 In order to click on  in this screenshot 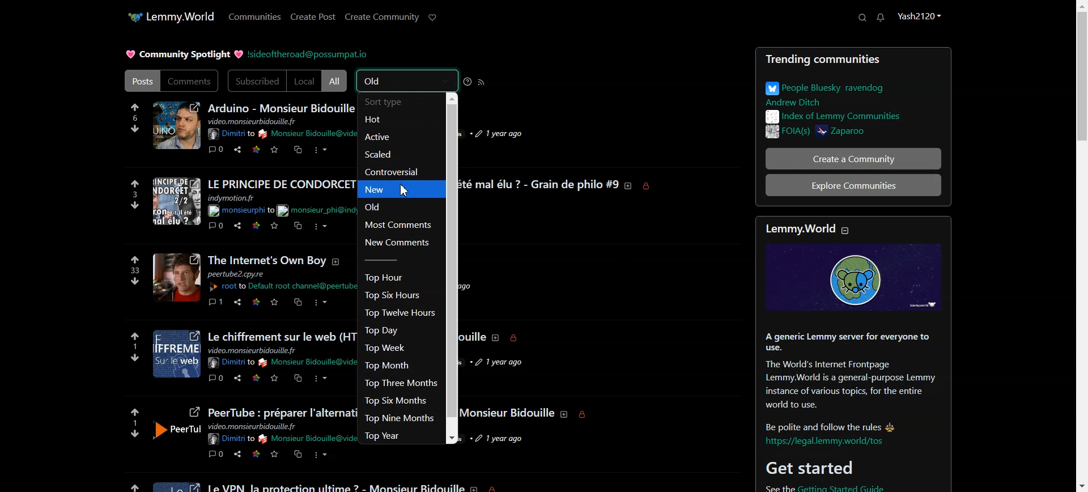, I will do `click(495, 134)`.